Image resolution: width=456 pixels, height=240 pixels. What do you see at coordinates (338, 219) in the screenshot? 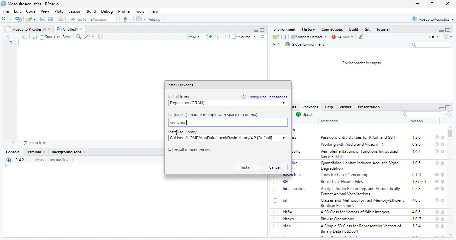
I see `Bitwise Operations` at bounding box center [338, 219].